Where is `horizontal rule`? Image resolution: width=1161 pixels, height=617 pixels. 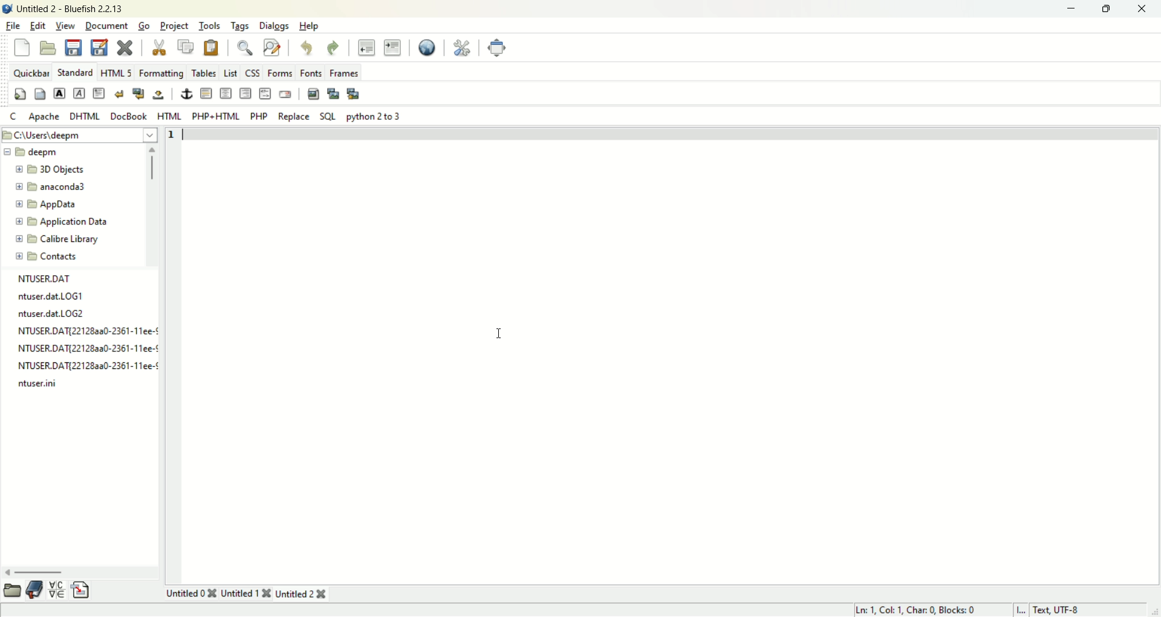
horizontal rule is located at coordinates (206, 93).